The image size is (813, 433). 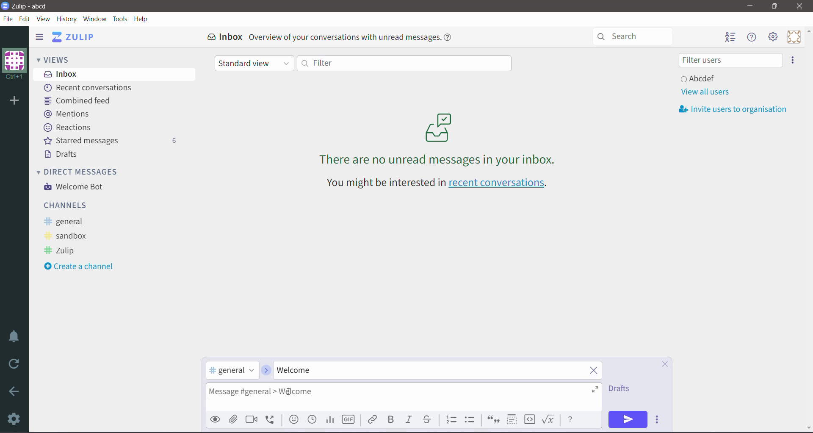 I want to click on Direct Messages, so click(x=83, y=171).